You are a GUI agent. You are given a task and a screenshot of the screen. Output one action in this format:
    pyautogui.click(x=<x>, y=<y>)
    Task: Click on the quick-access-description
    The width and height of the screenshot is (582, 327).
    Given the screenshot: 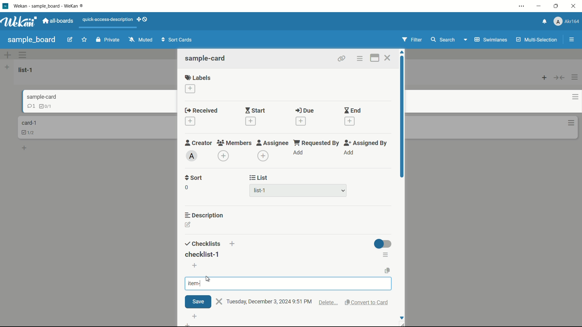 What is the action you would take?
    pyautogui.click(x=108, y=20)
    